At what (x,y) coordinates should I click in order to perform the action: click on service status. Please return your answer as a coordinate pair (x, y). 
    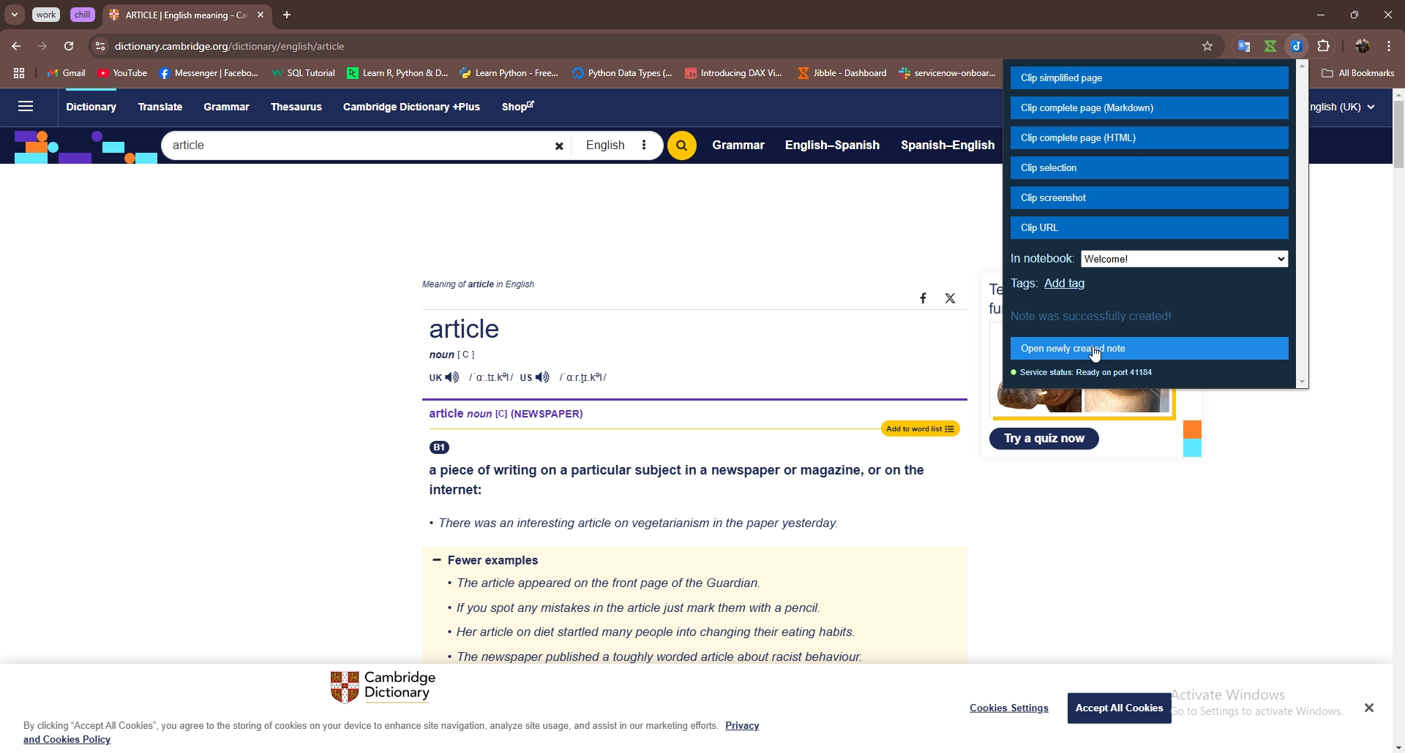
    Looking at the image, I should click on (1086, 374).